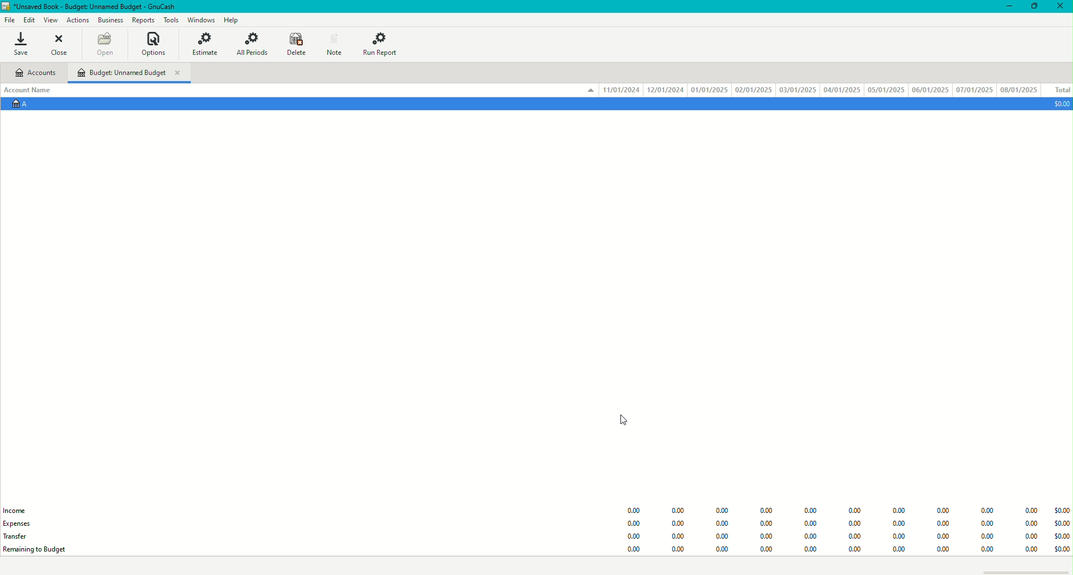  What do you see at coordinates (297, 45) in the screenshot?
I see `Delete` at bounding box center [297, 45].